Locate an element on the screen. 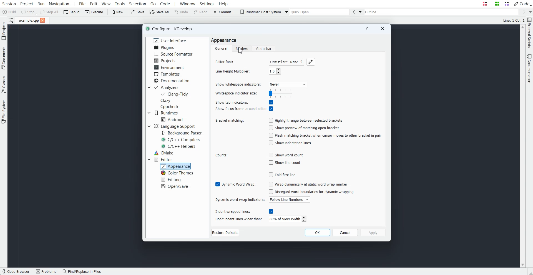 This screenshot has height=275, width=533. Disable show line count is located at coordinates (286, 162).